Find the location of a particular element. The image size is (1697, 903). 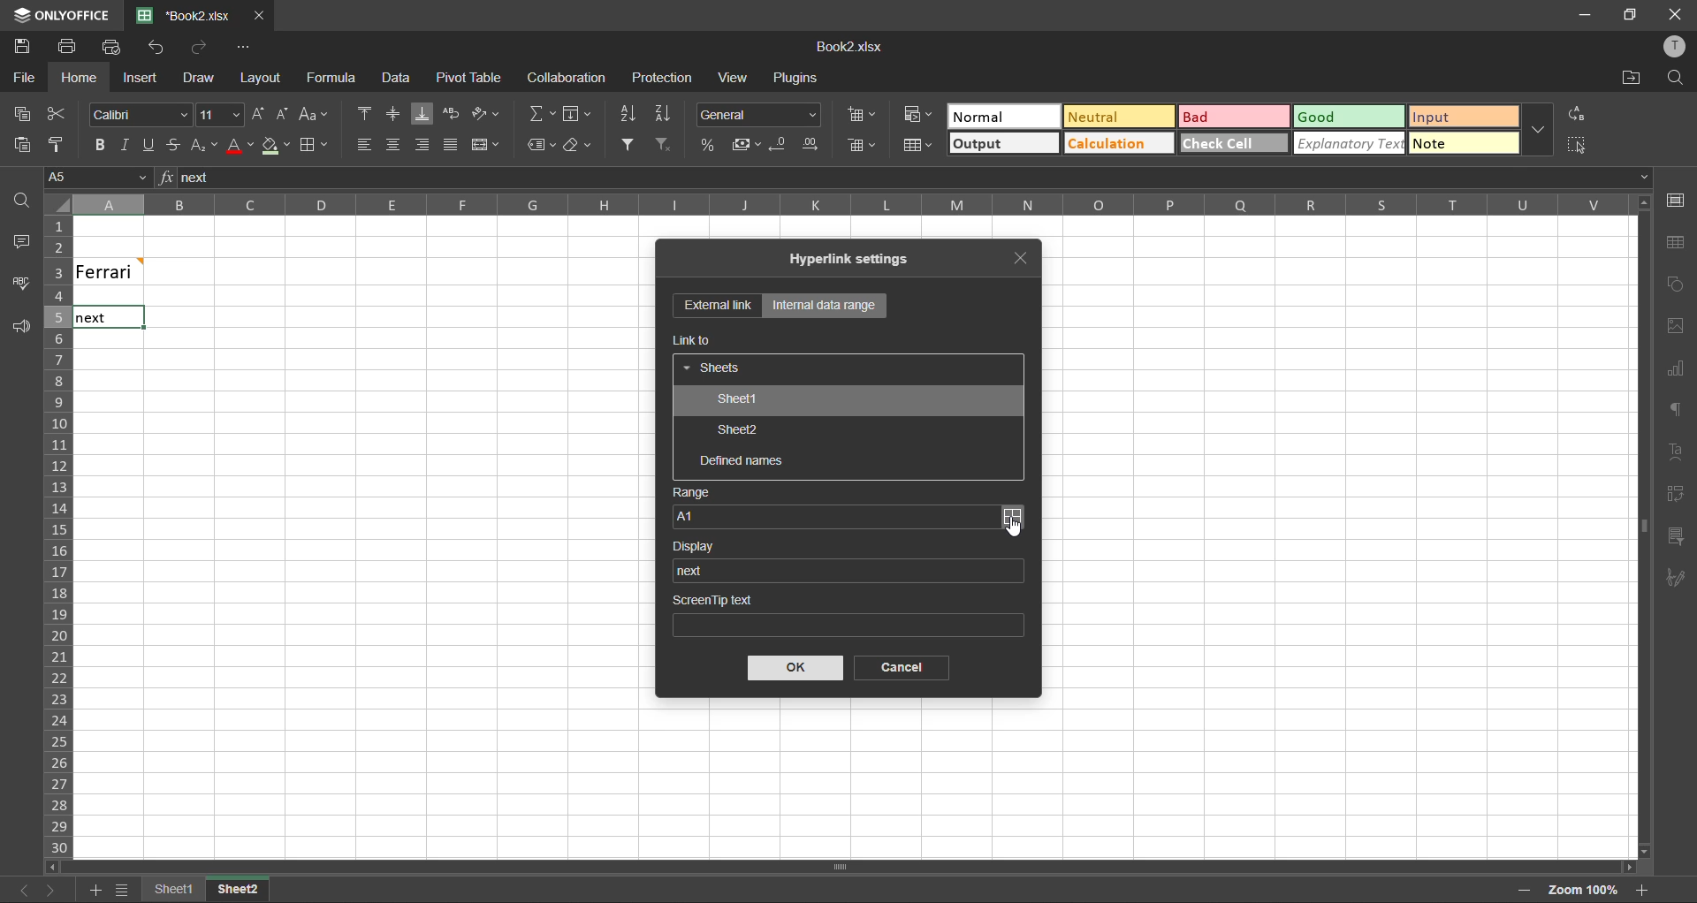

pivot table is located at coordinates (1676, 494).